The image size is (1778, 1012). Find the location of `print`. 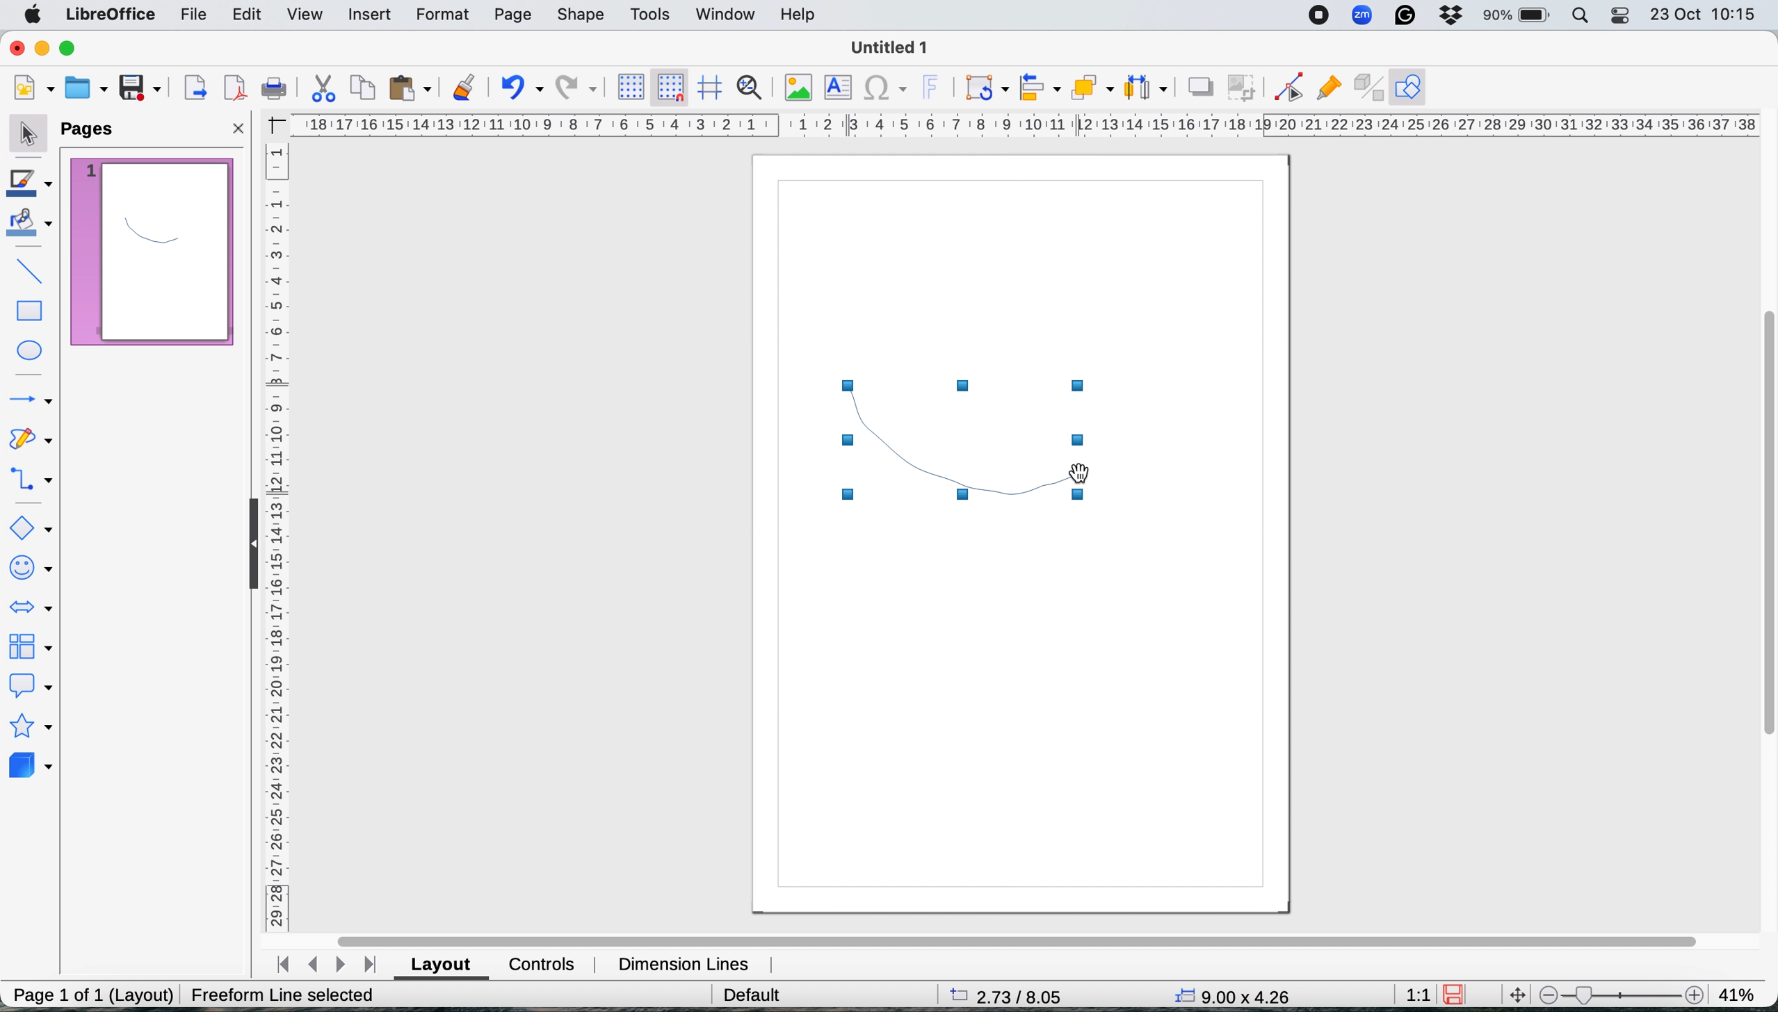

print is located at coordinates (275, 88).